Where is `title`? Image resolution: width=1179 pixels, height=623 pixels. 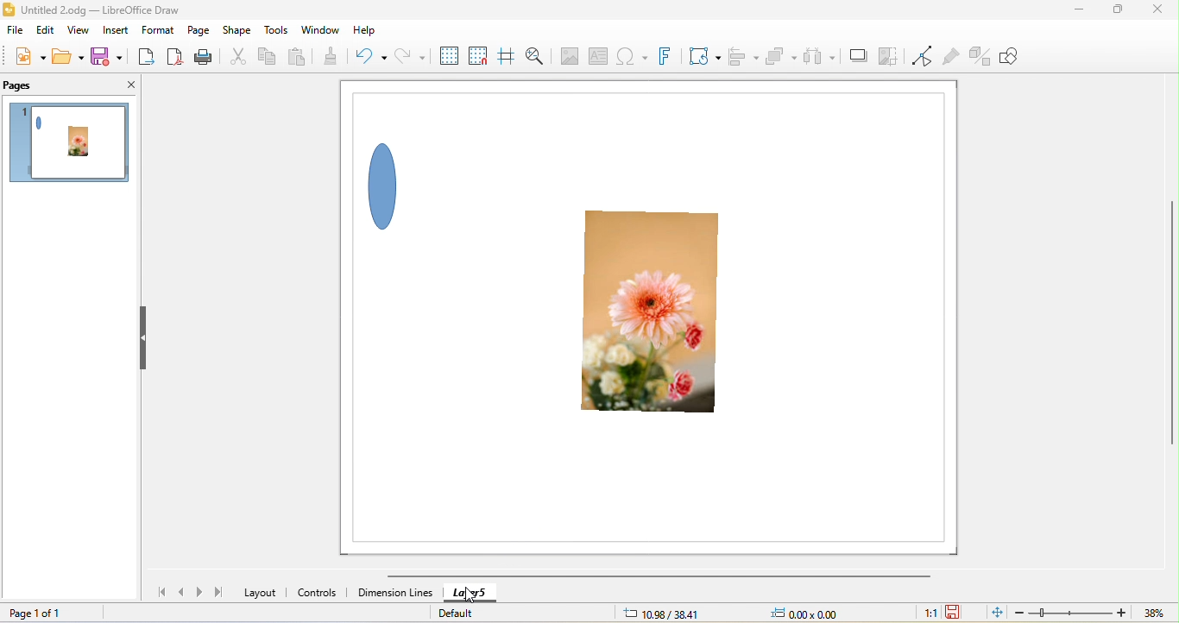 title is located at coordinates (102, 9).